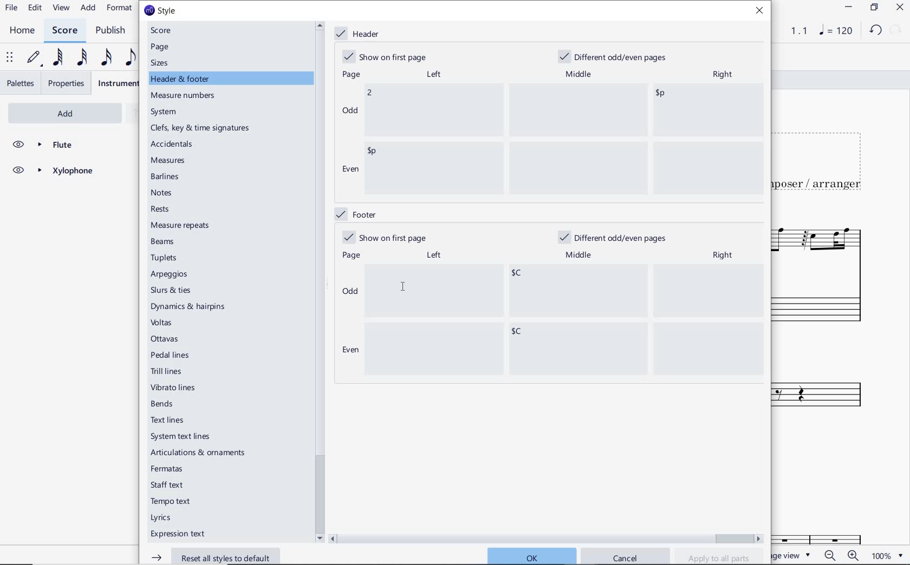 The height and width of the screenshot is (565, 910). What do you see at coordinates (56, 58) in the screenshot?
I see `64TH NOTE` at bounding box center [56, 58].